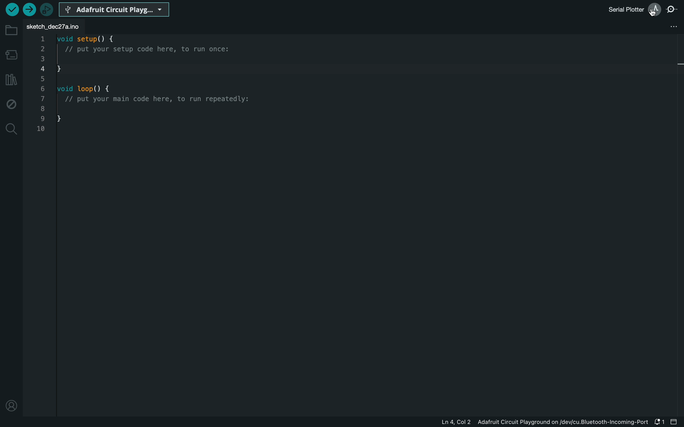  What do you see at coordinates (653, 12) in the screenshot?
I see `cursor` at bounding box center [653, 12].